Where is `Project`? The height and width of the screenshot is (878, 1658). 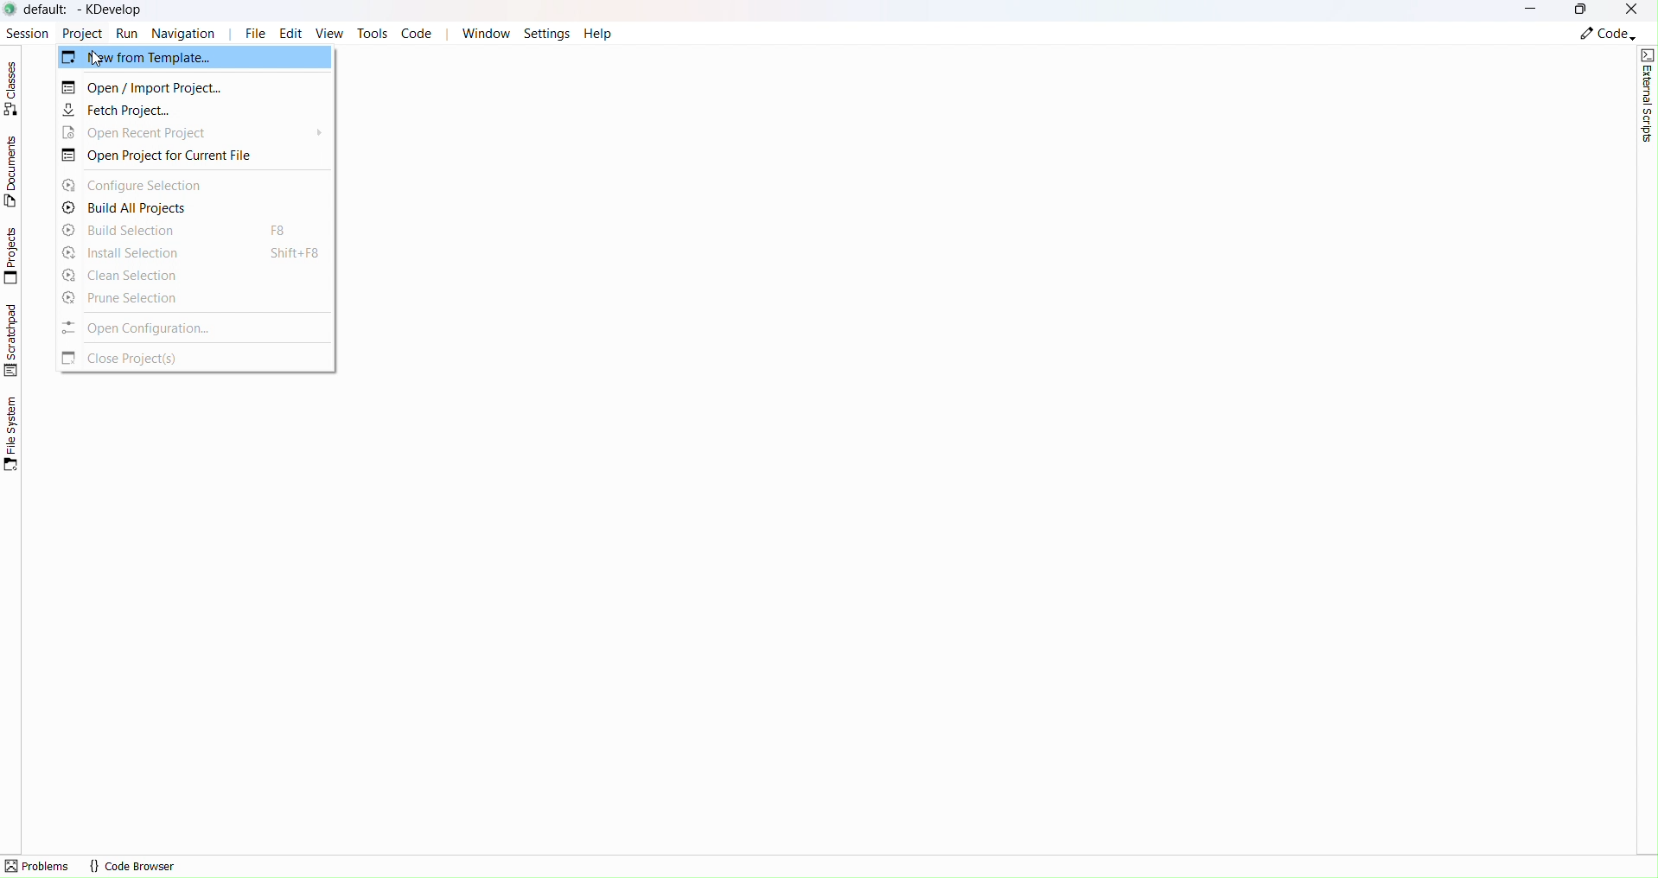
Project is located at coordinates (81, 32).